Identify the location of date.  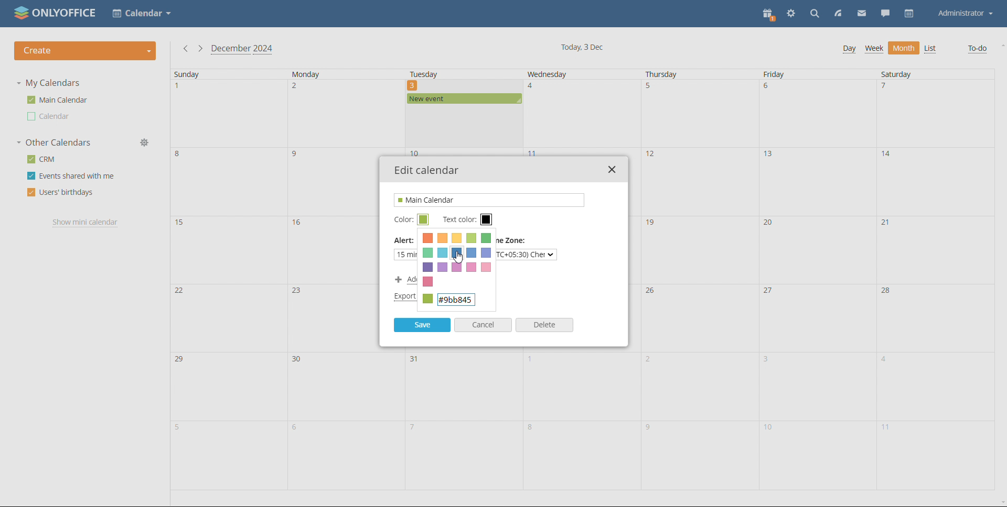
(934, 114).